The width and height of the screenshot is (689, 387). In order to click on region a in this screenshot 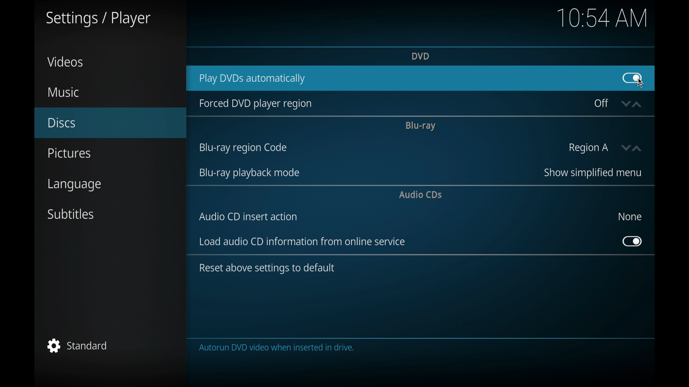, I will do `click(589, 148)`.